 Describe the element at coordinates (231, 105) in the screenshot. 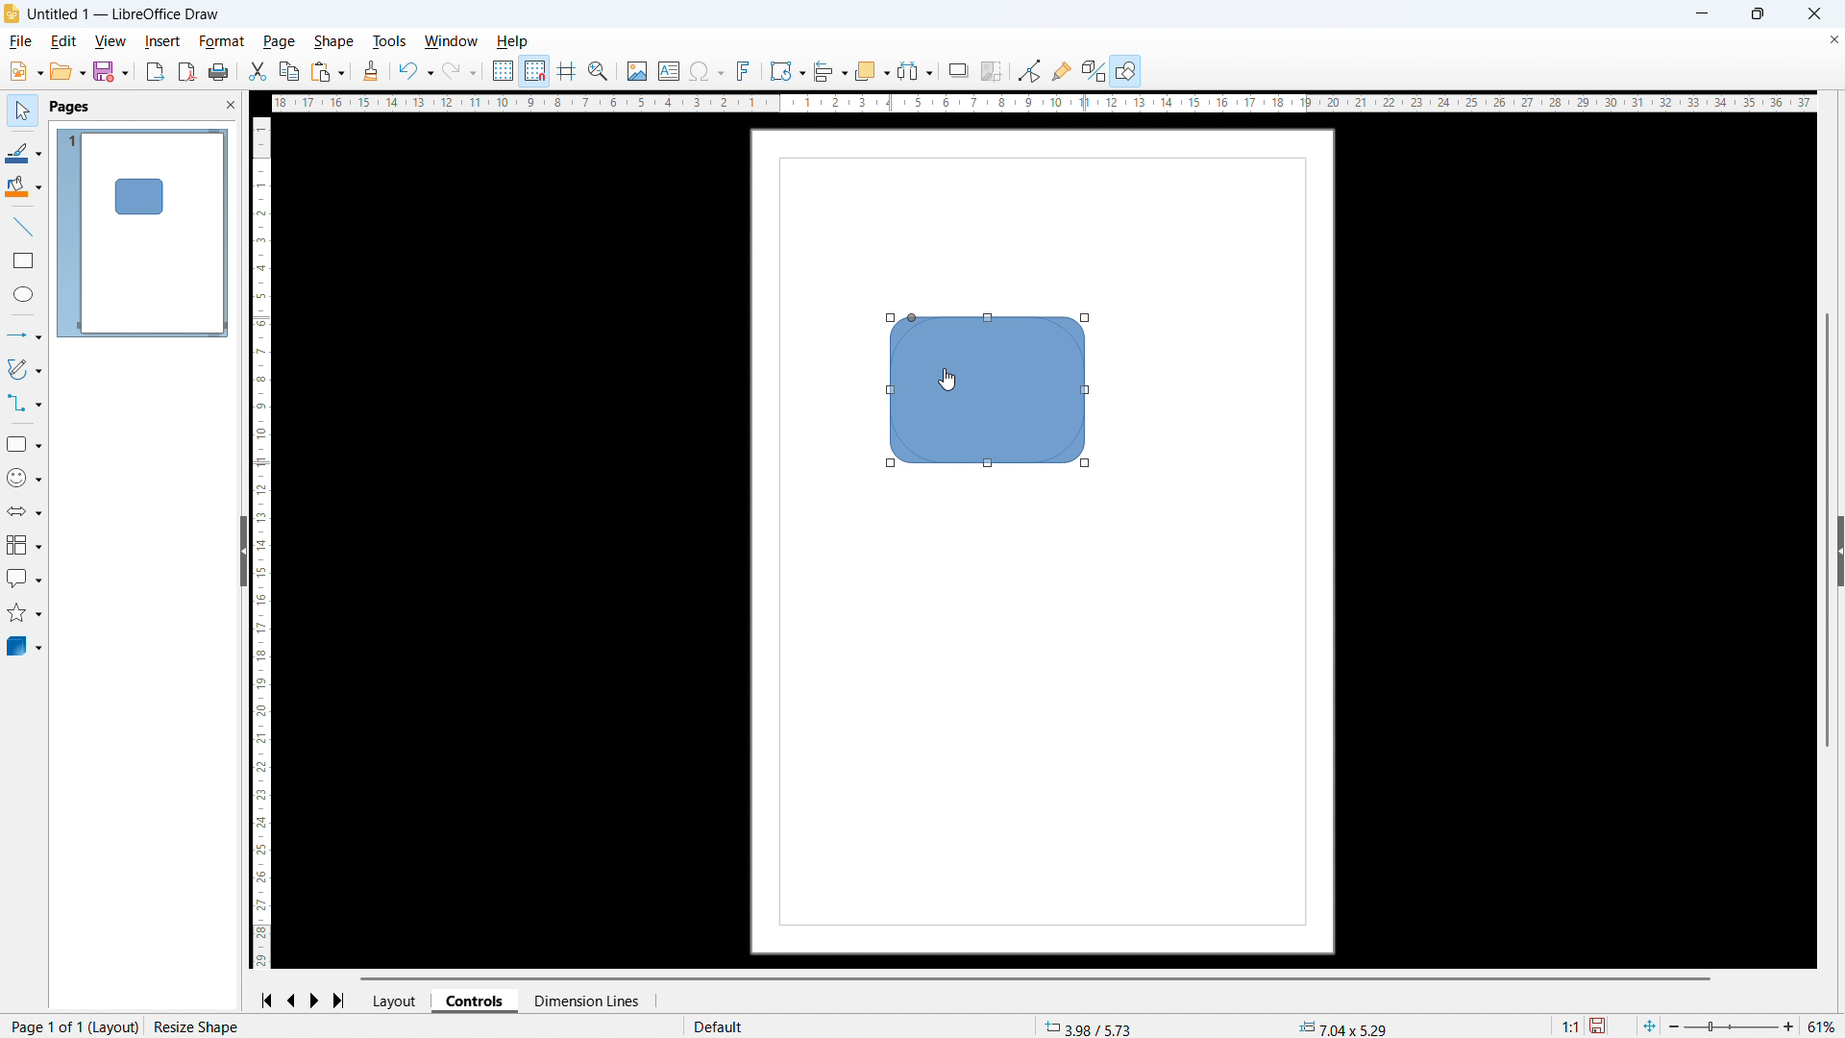

I see `close pane ` at that location.